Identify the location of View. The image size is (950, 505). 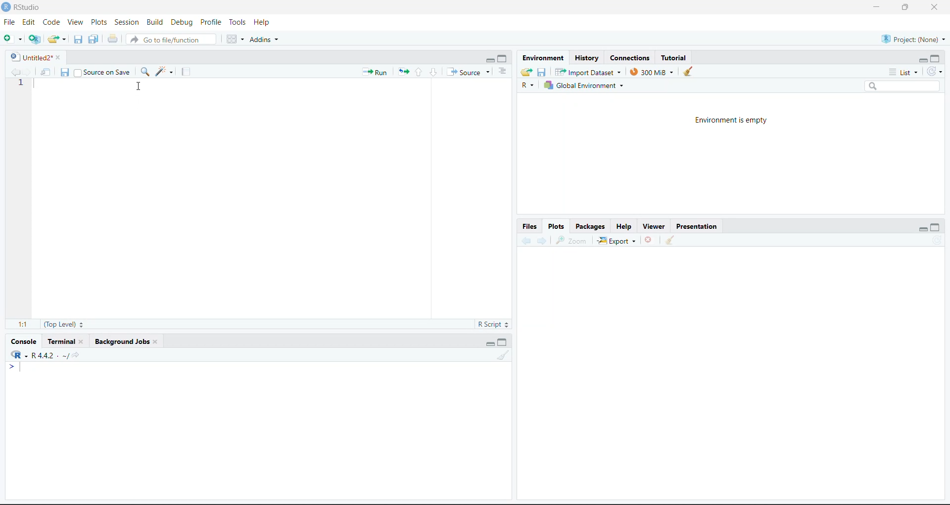
(75, 22).